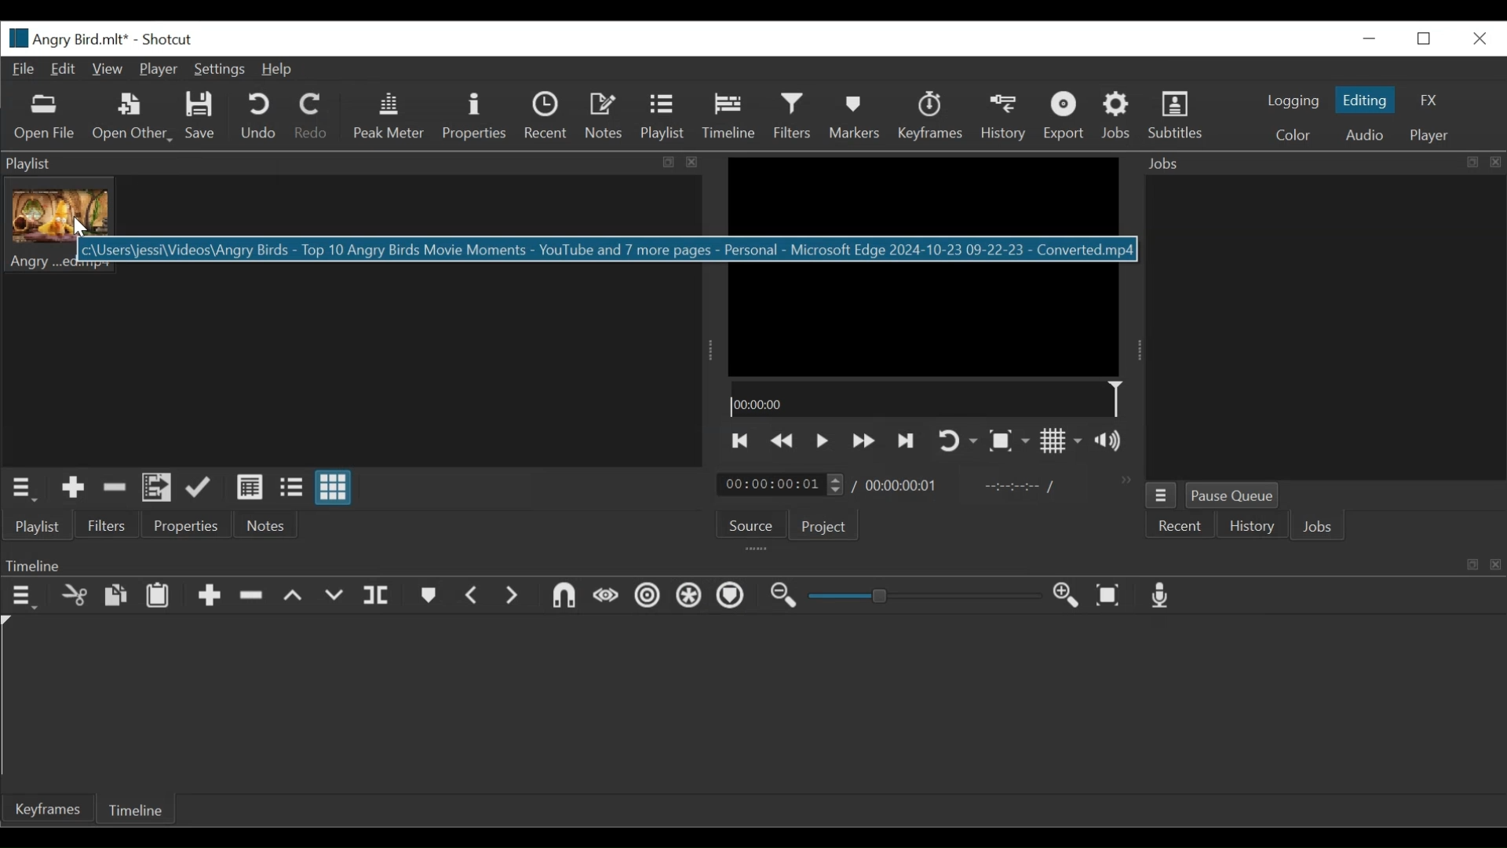  Describe the element at coordinates (67, 38) in the screenshot. I see `File Name` at that location.